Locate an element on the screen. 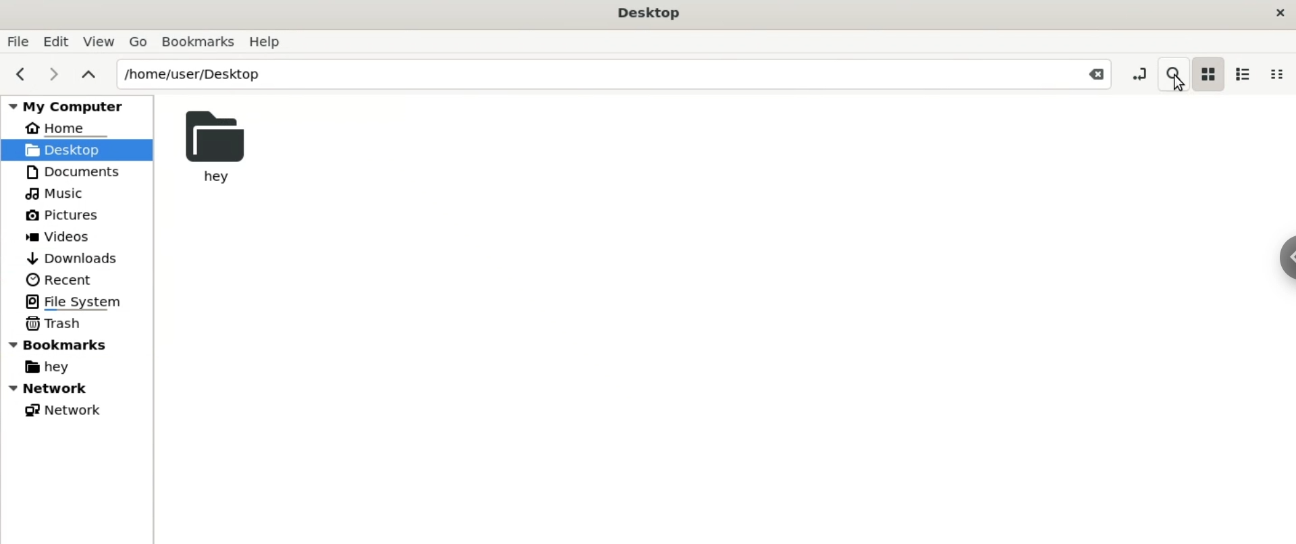 This screenshot has height=544, width=1296. Cursor is located at coordinates (1176, 84).